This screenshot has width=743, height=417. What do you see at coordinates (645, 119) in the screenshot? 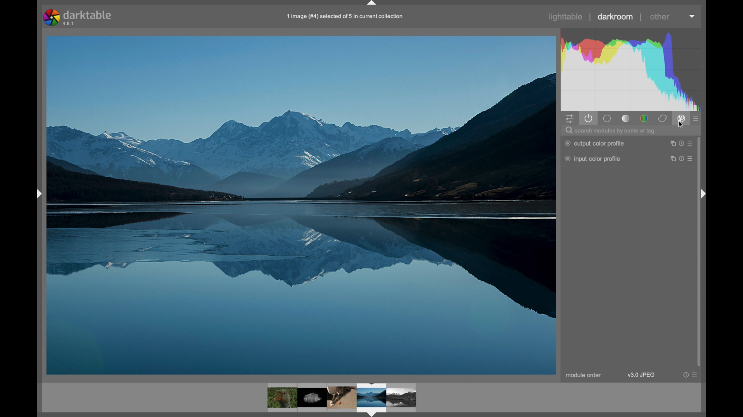
I see `color` at bounding box center [645, 119].